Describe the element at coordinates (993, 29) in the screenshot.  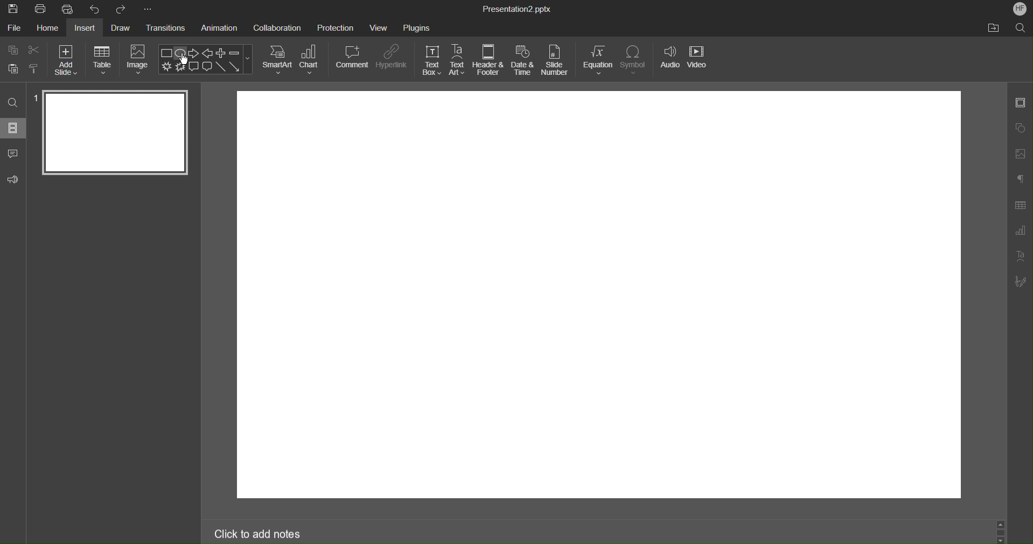
I see `Open File Location` at that location.